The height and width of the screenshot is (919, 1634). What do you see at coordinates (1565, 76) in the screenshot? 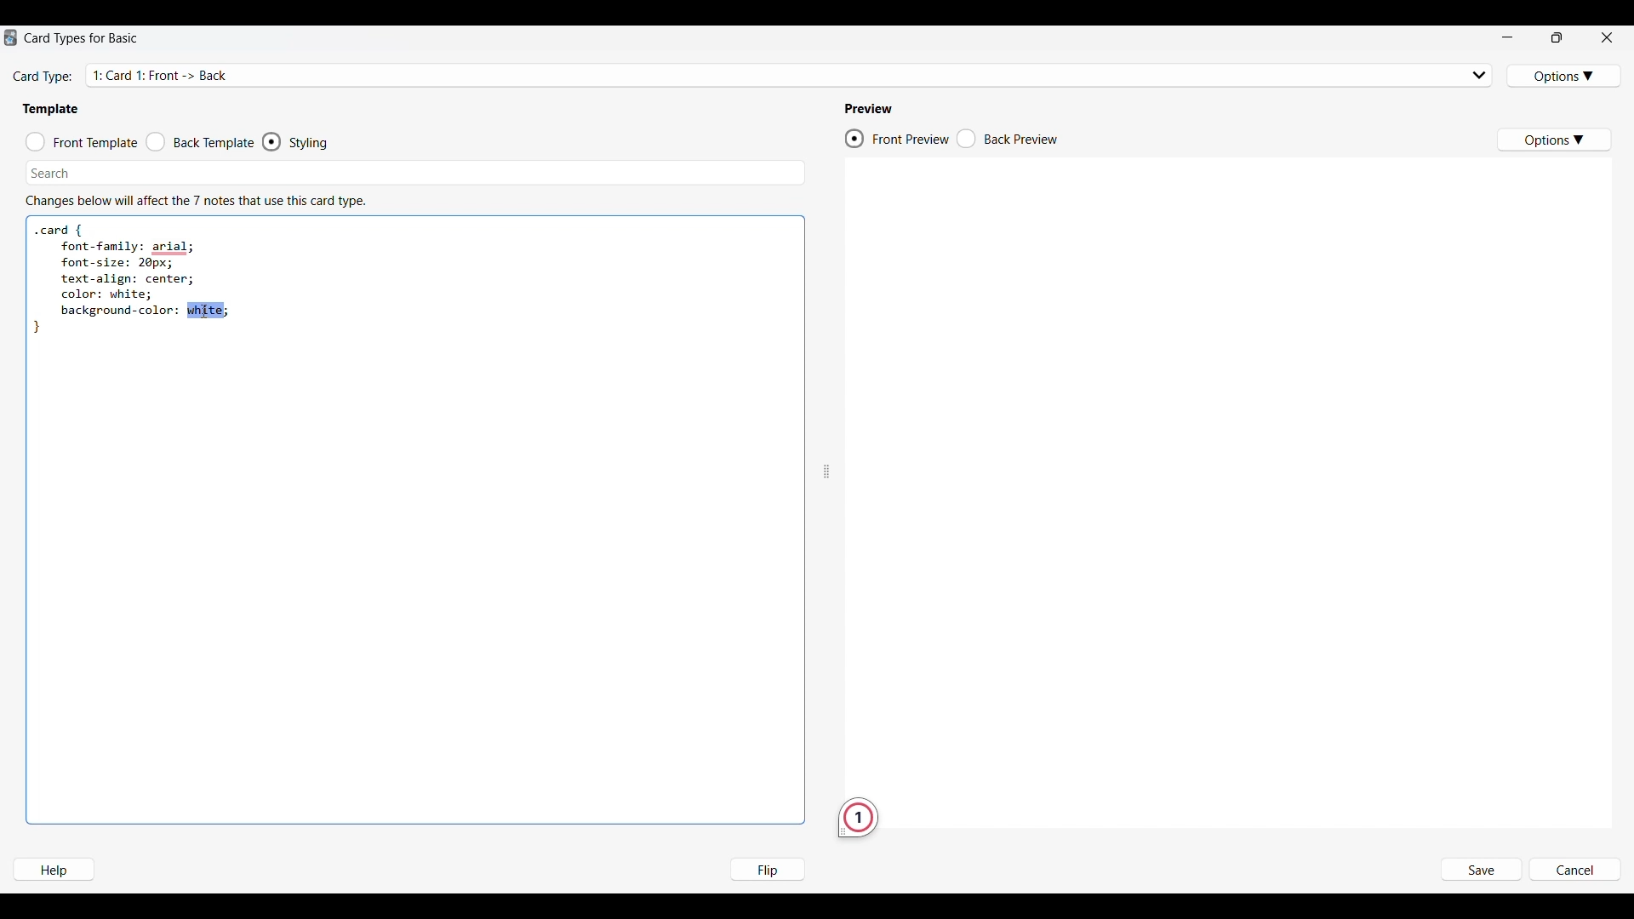
I see `Card type options` at bounding box center [1565, 76].